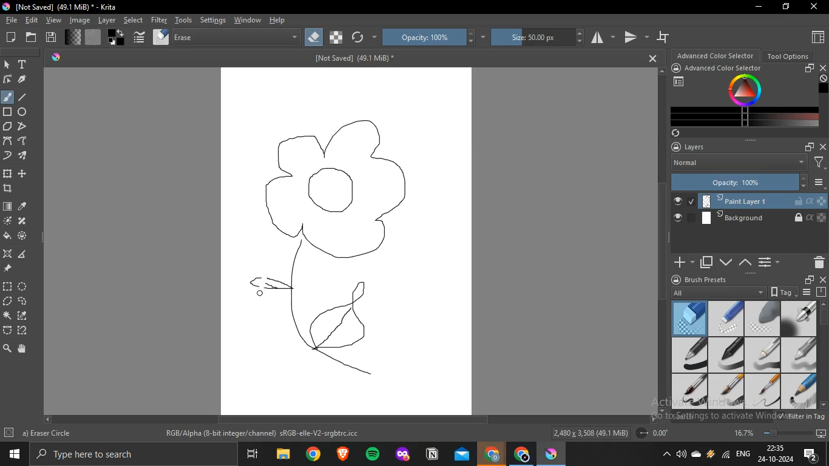 Image resolution: width=829 pixels, height=466 pixels. What do you see at coordinates (5, 6) in the screenshot?
I see `logo` at bounding box center [5, 6].